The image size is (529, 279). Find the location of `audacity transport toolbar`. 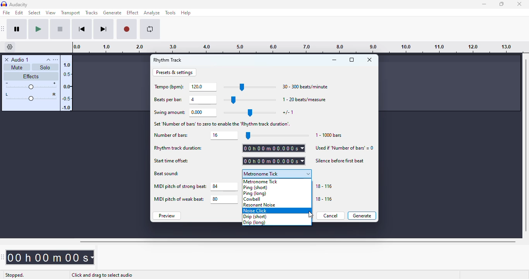

audacity transport toolbar is located at coordinates (3, 29).